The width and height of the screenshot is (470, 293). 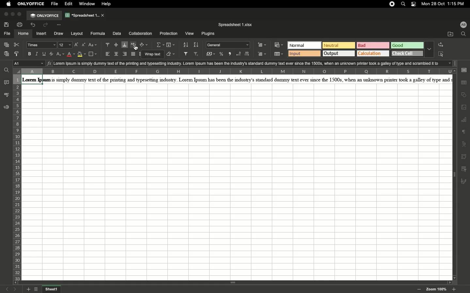 What do you see at coordinates (392, 4) in the screenshot?
I see `Recording` at bounding box center [392, 4].